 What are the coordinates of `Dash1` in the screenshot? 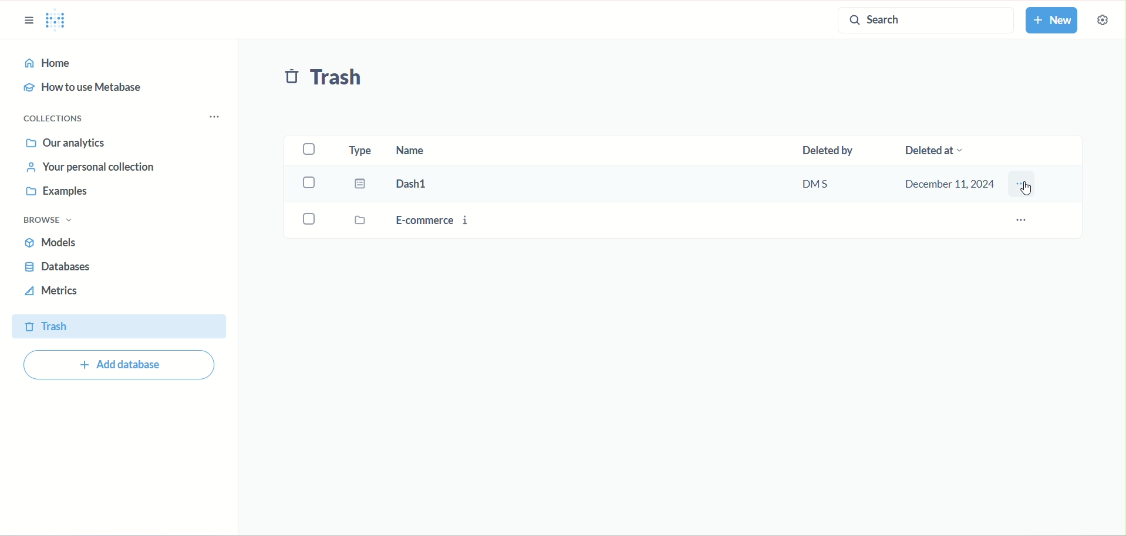 It's located at (423, 184).